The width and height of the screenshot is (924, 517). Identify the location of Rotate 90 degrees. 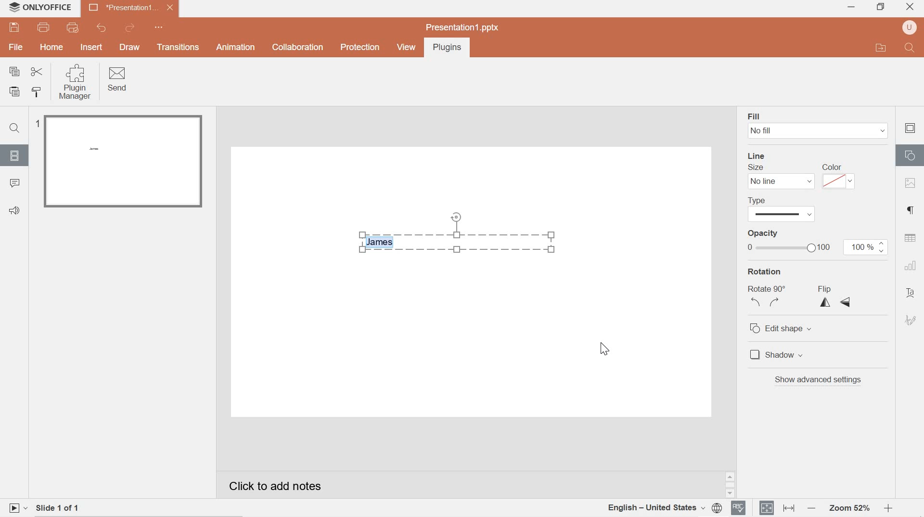
(767, 299).